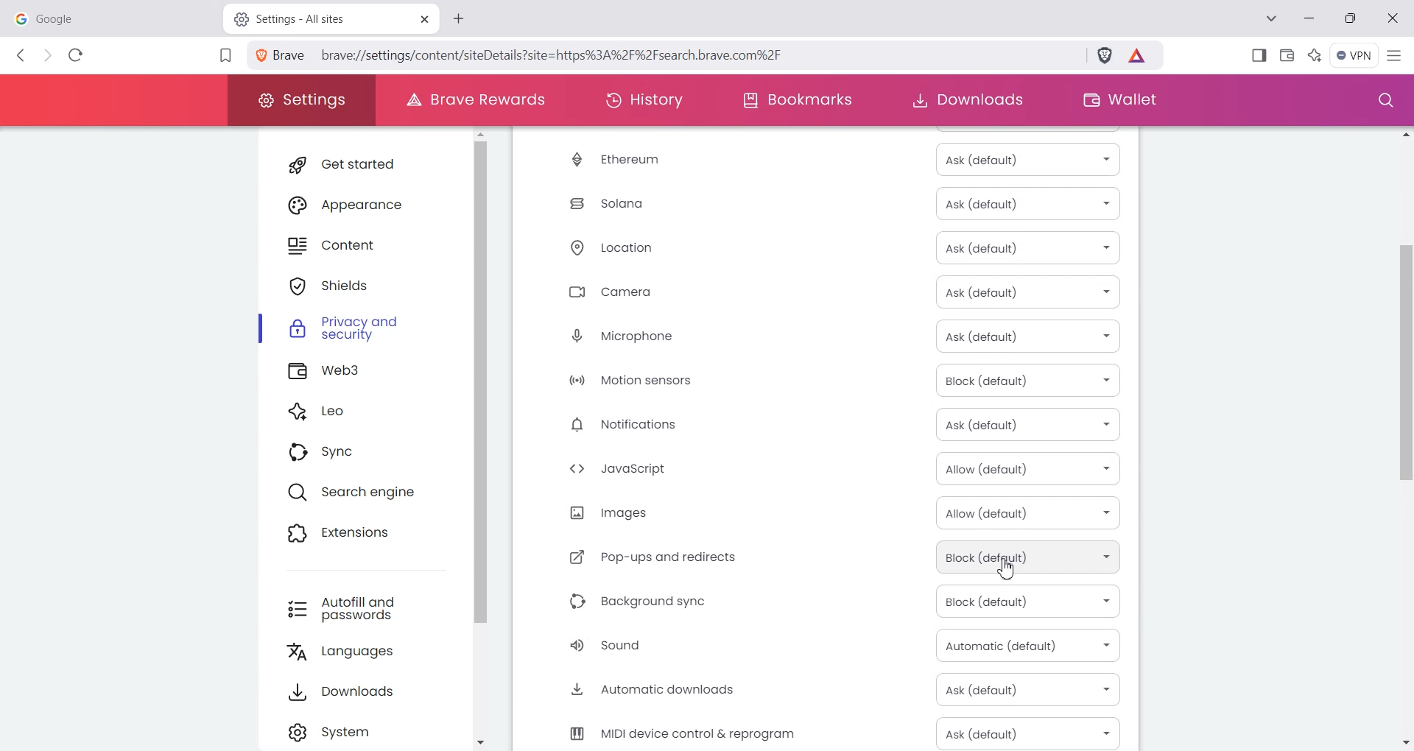 The image size is (1414, 751). Describe the element at coordinates (1404, 437) in the screenshot. I see `Vertical scroll bar` at that location.